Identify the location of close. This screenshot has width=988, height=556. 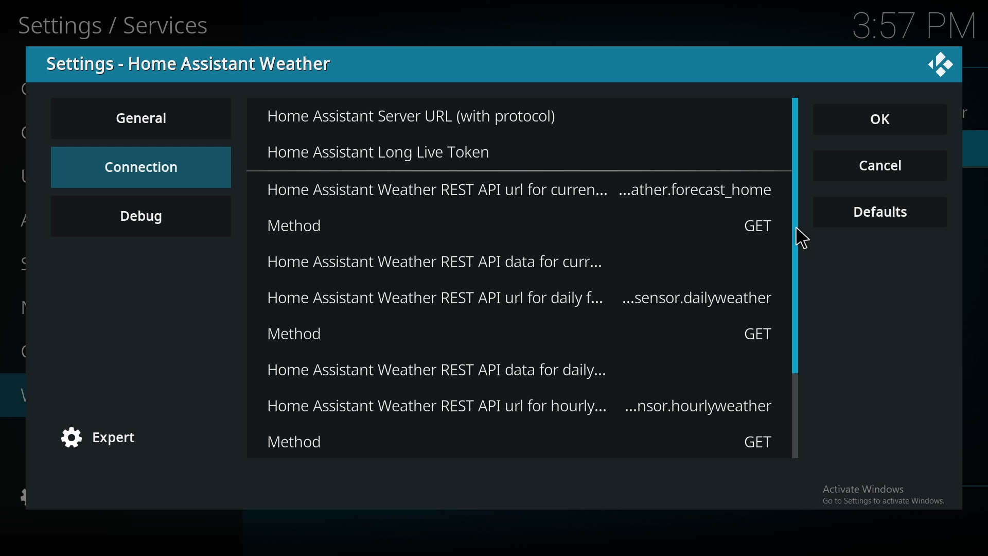
(941, 63).